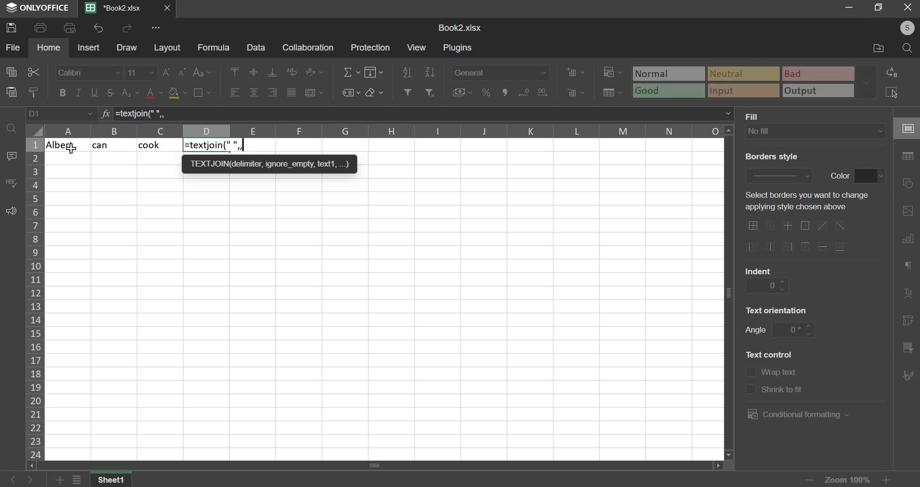  What do you see at coordinates (781, 373) in the screenshot?
I see `text` at bounding box center [781, 373].